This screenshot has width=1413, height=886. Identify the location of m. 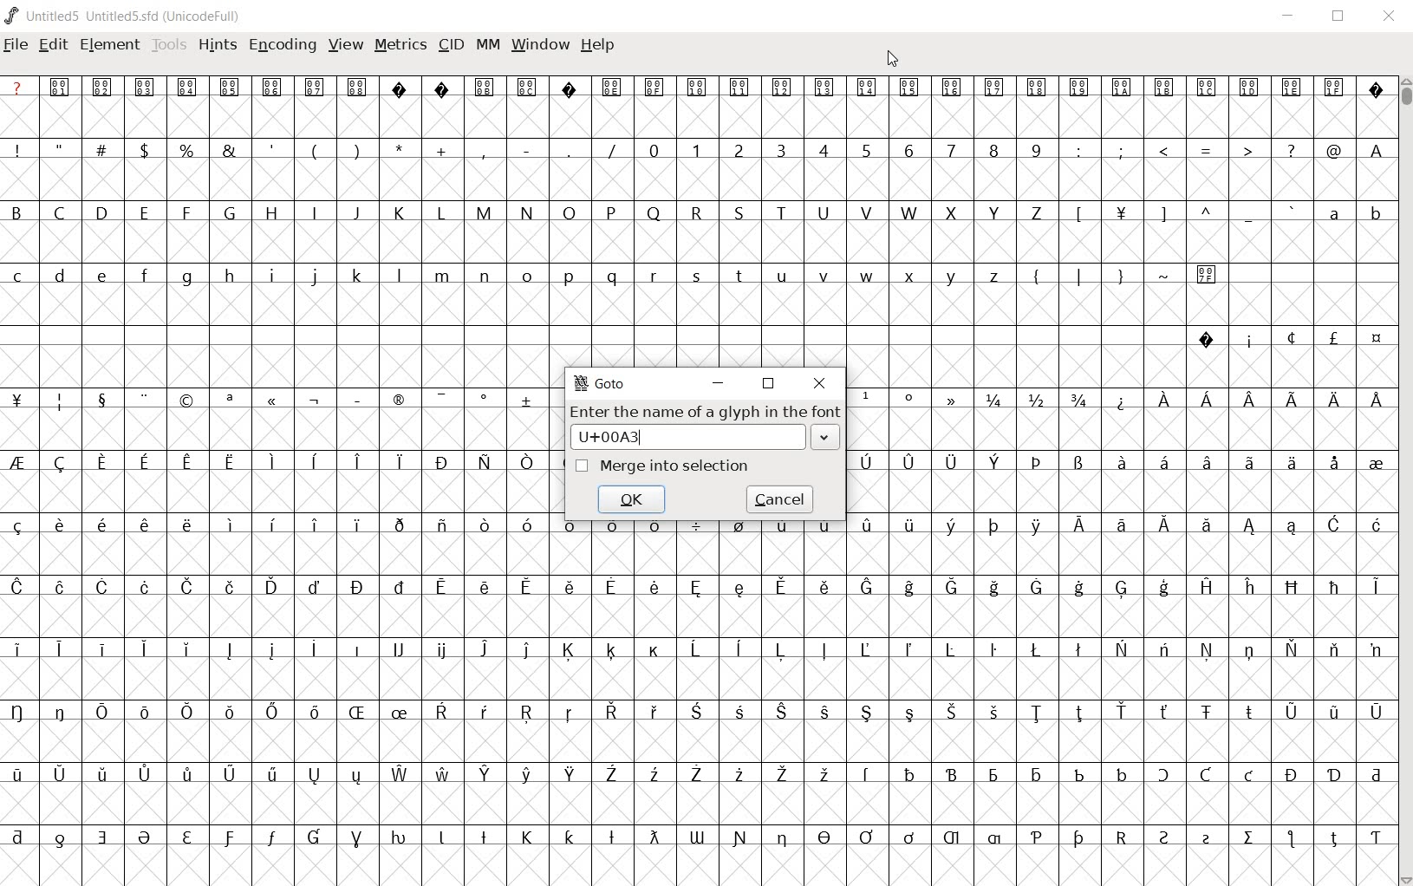
(442, 276).